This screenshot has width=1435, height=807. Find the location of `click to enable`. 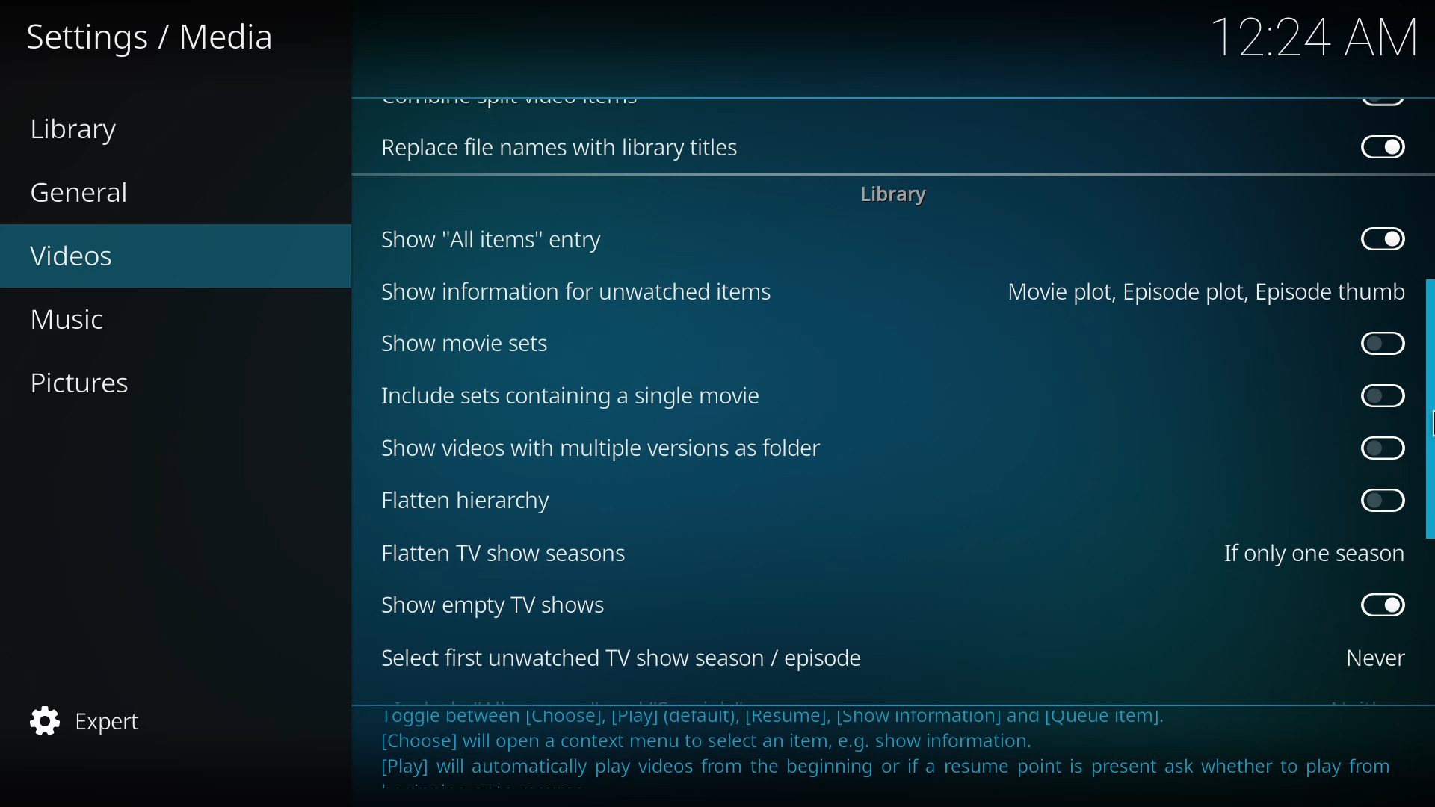

click to enable is located at coordinates (1377, 342).